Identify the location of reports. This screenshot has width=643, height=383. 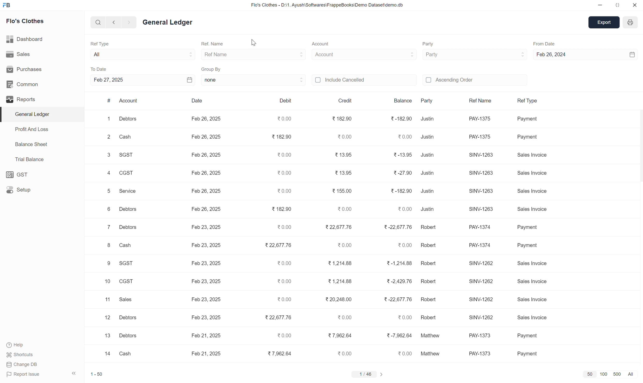
(40, 99).